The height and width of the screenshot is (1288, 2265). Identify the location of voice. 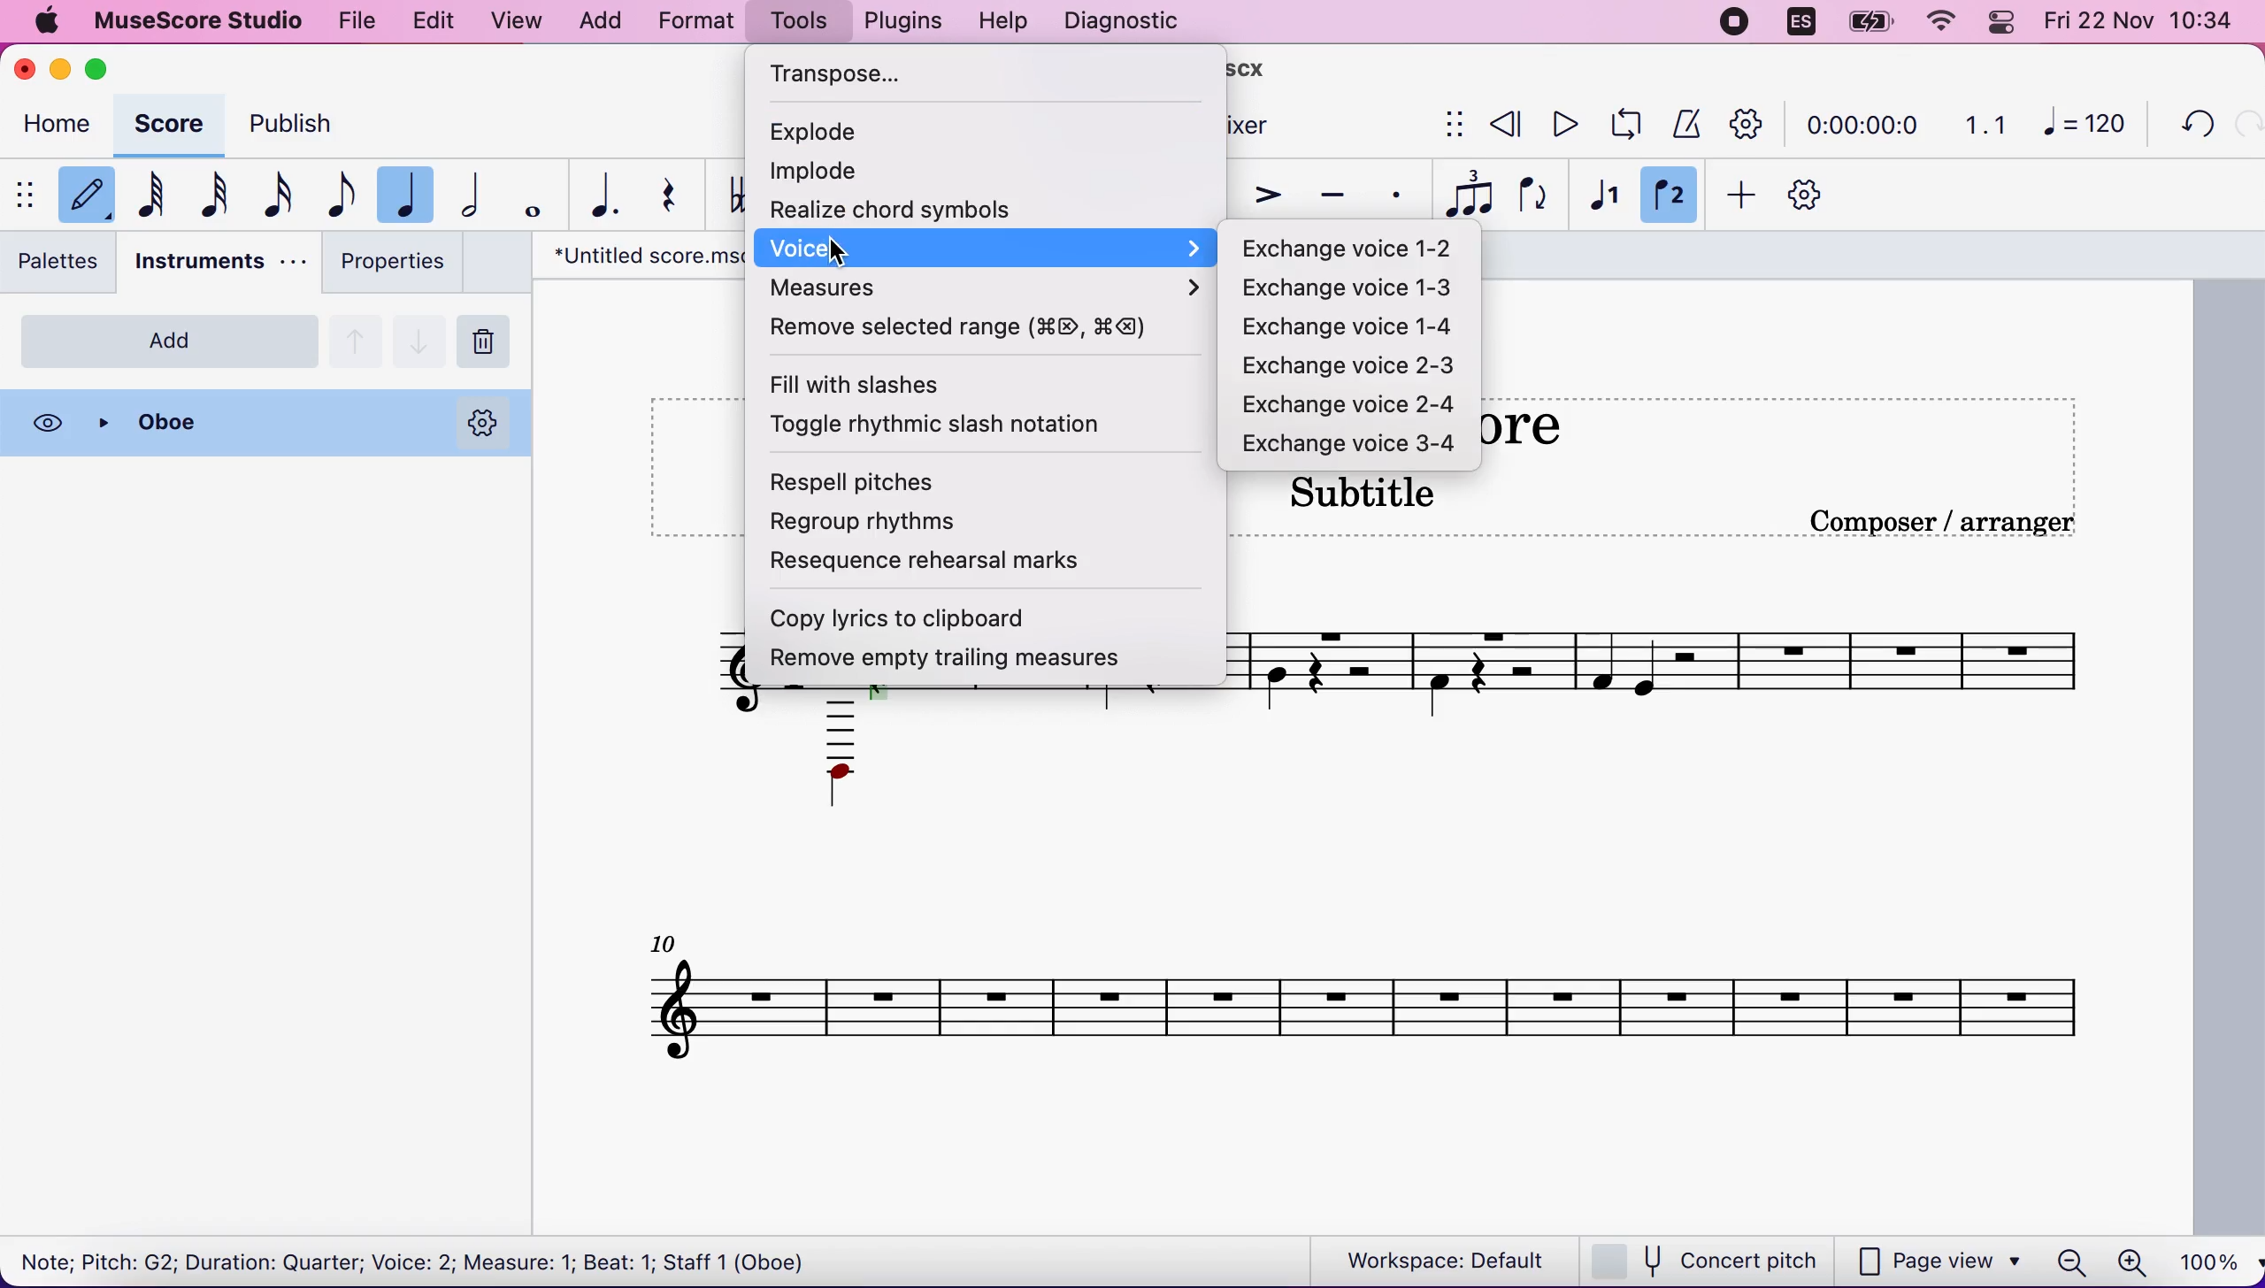
(991, 250).